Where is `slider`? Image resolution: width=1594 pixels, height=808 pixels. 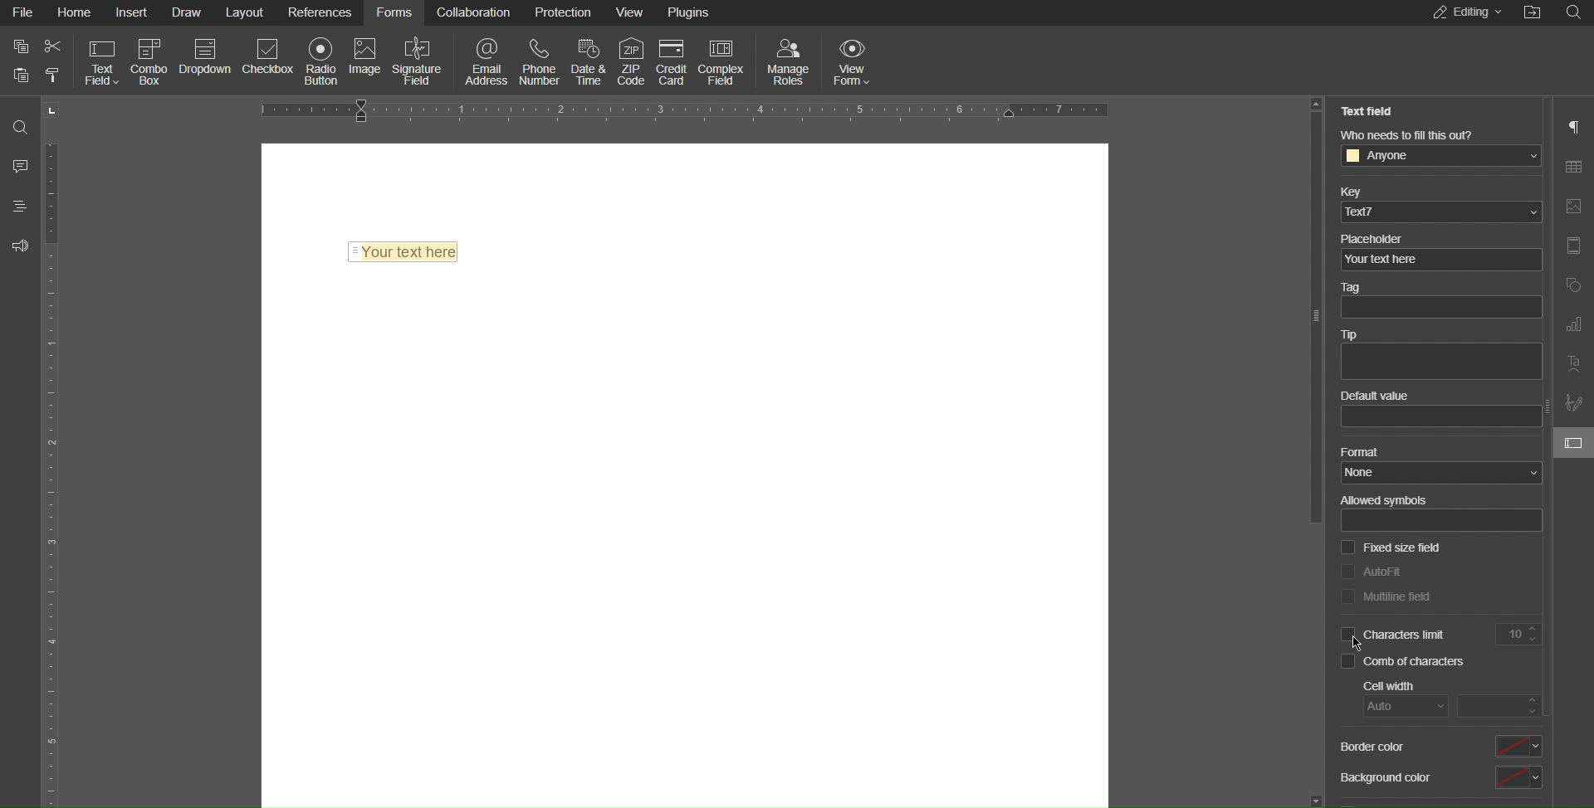
slider is located at coordinates (1314, 450).